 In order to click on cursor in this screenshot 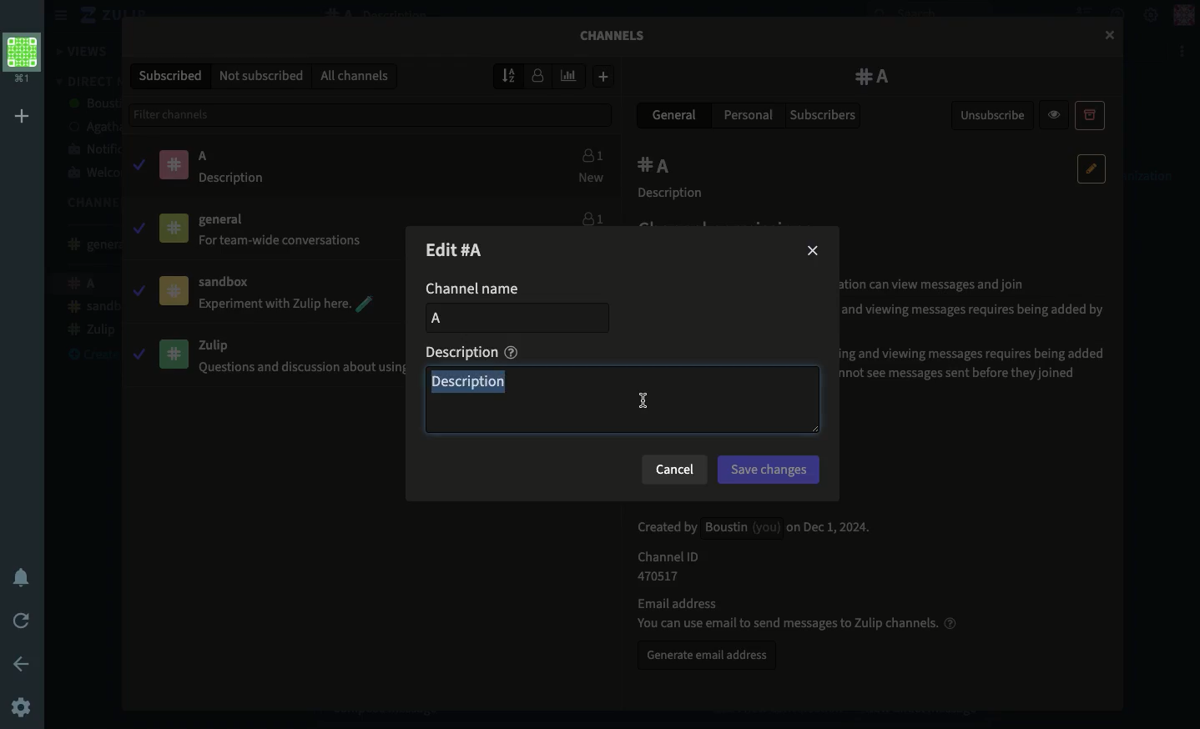, I will do `click(643, 400)`.